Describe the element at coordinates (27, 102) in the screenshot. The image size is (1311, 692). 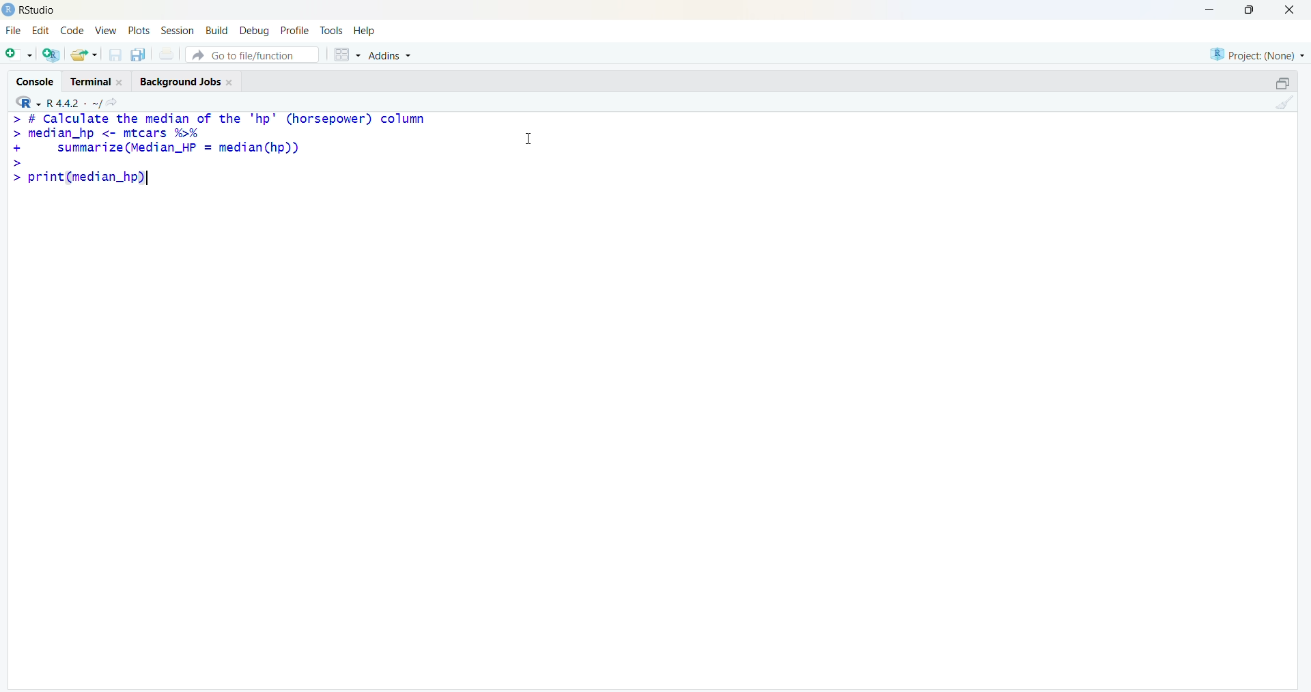
I see `R` at that location.